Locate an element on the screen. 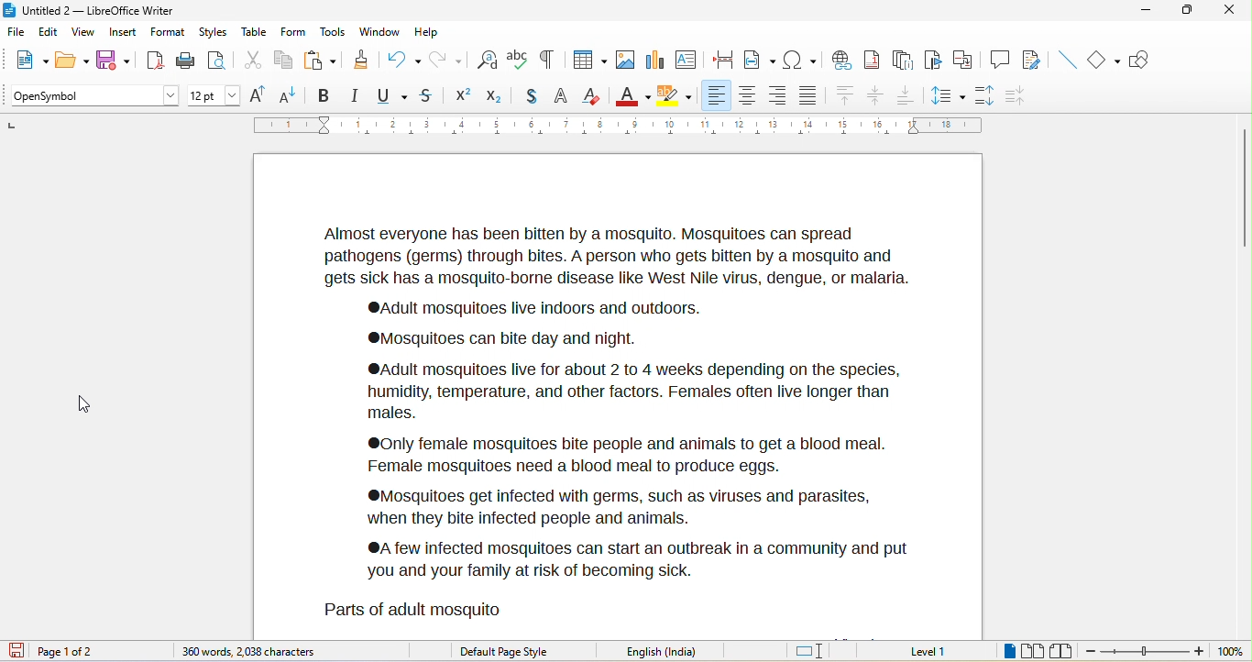  new is located at coordinates (24, 60).